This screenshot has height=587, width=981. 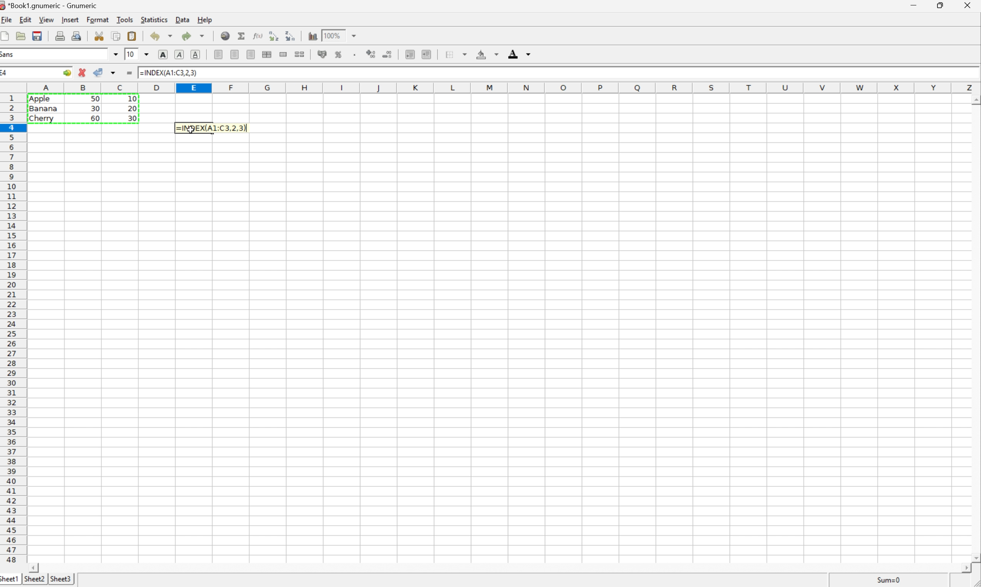 I want to click on cut, so click(x=99, y=35).